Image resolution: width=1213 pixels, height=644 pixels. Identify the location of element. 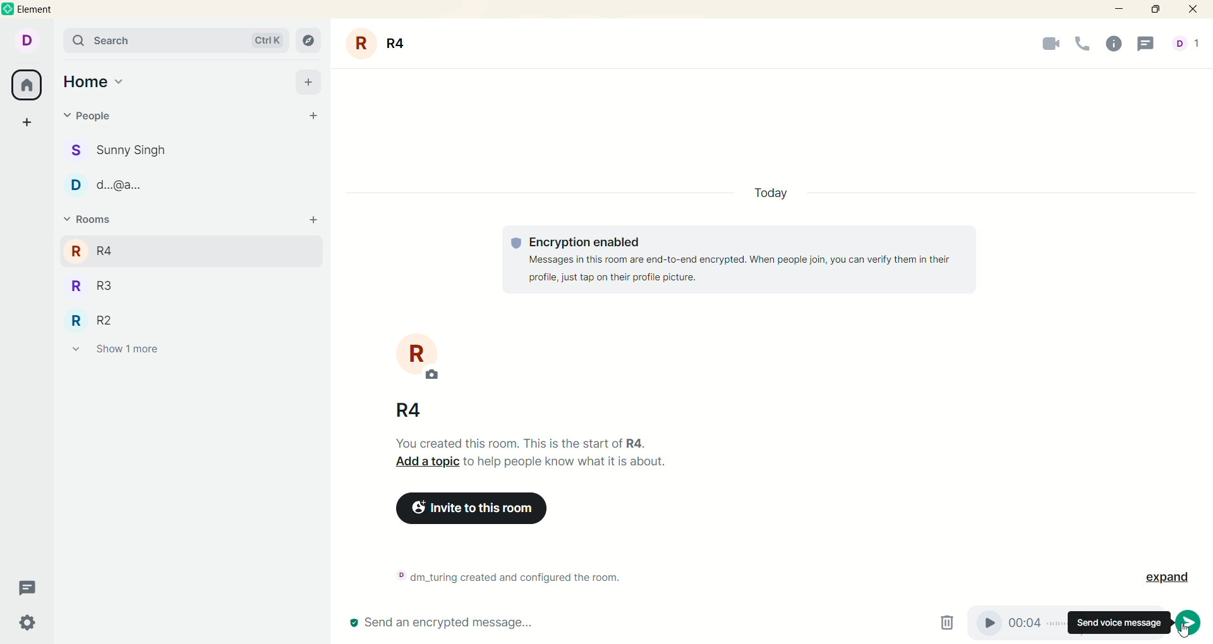
(44, 9).